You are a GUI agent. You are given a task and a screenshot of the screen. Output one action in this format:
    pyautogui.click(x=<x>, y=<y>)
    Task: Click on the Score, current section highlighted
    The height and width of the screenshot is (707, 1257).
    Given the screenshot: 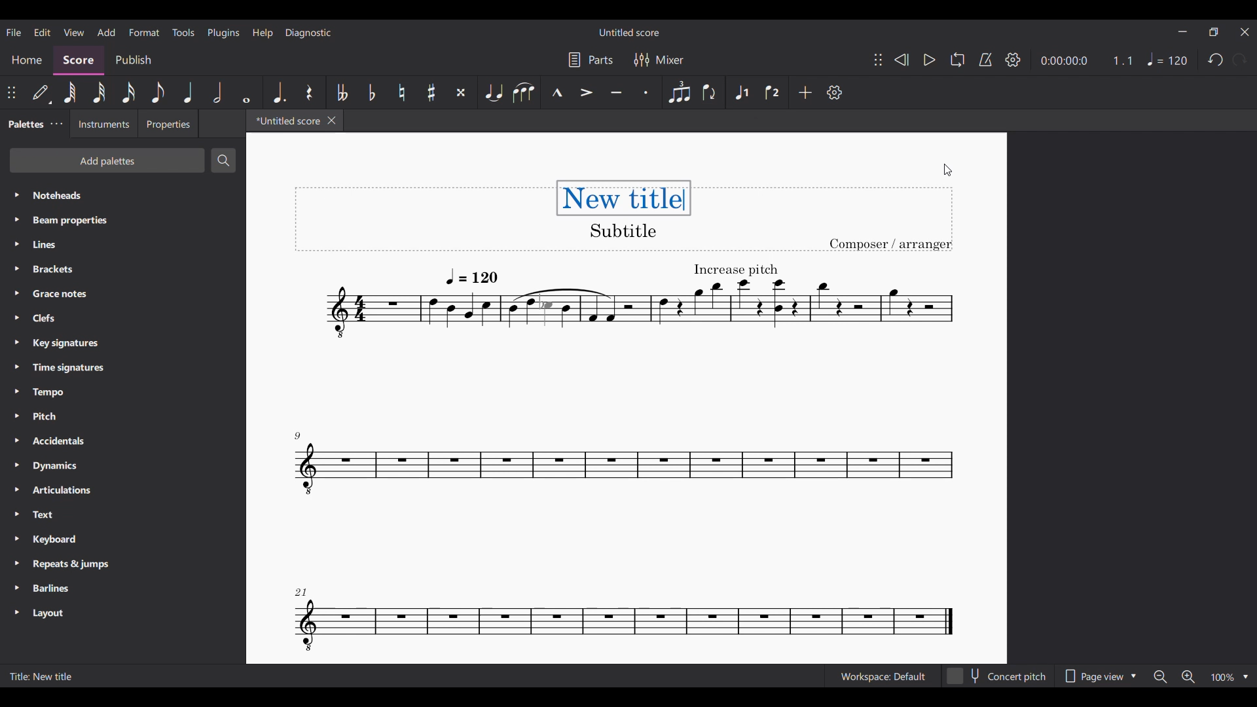 What is the action you would take?
    pyautogui.click(x=80, y=60)
    